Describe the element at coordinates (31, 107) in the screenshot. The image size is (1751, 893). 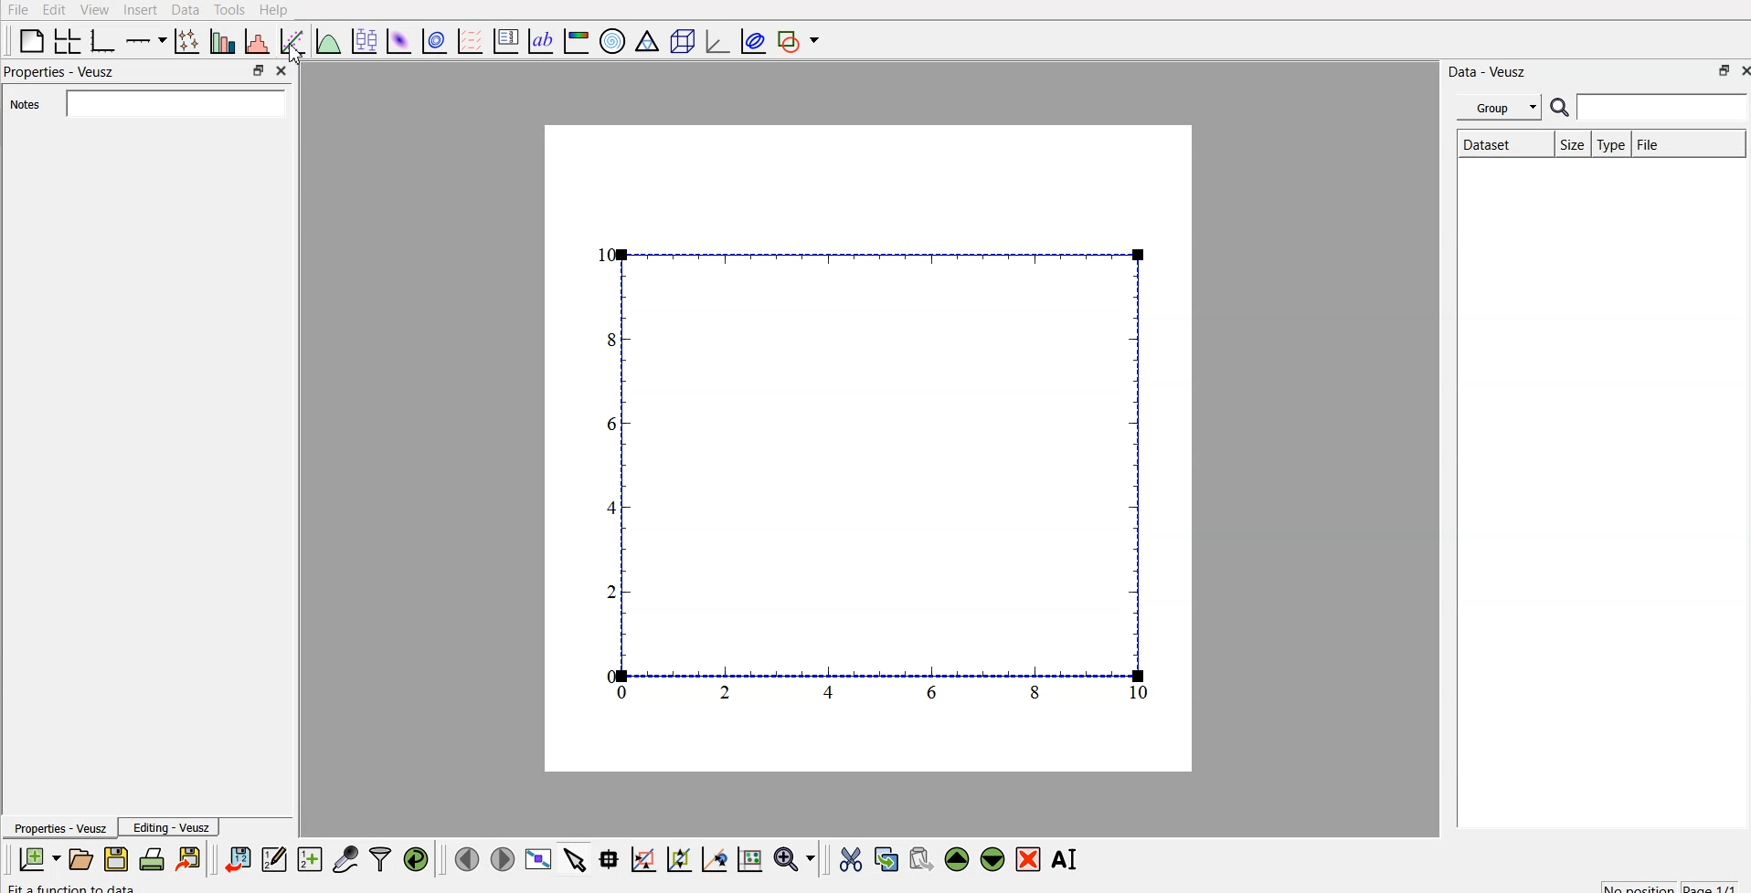
I see `Notes` at that location.